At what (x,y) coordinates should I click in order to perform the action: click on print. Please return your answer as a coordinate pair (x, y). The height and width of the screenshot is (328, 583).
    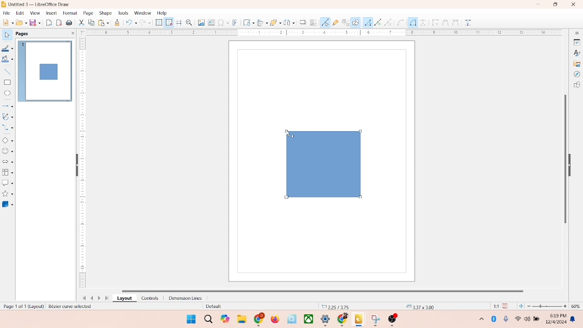
    Looking at the image, I should click on (103, 22).